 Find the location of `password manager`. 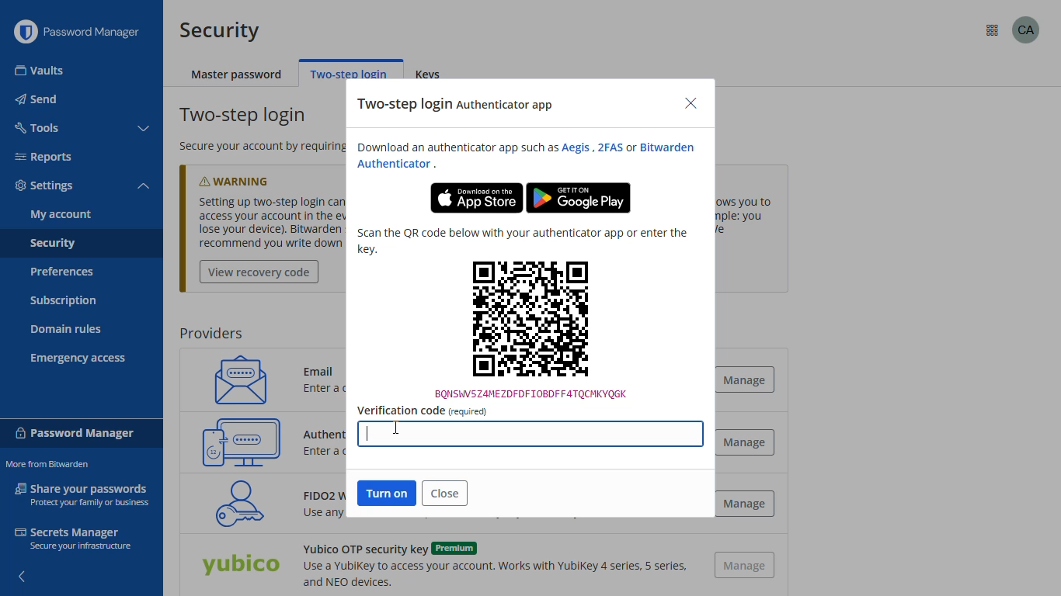

password manager is located at coordinates (75, 431).